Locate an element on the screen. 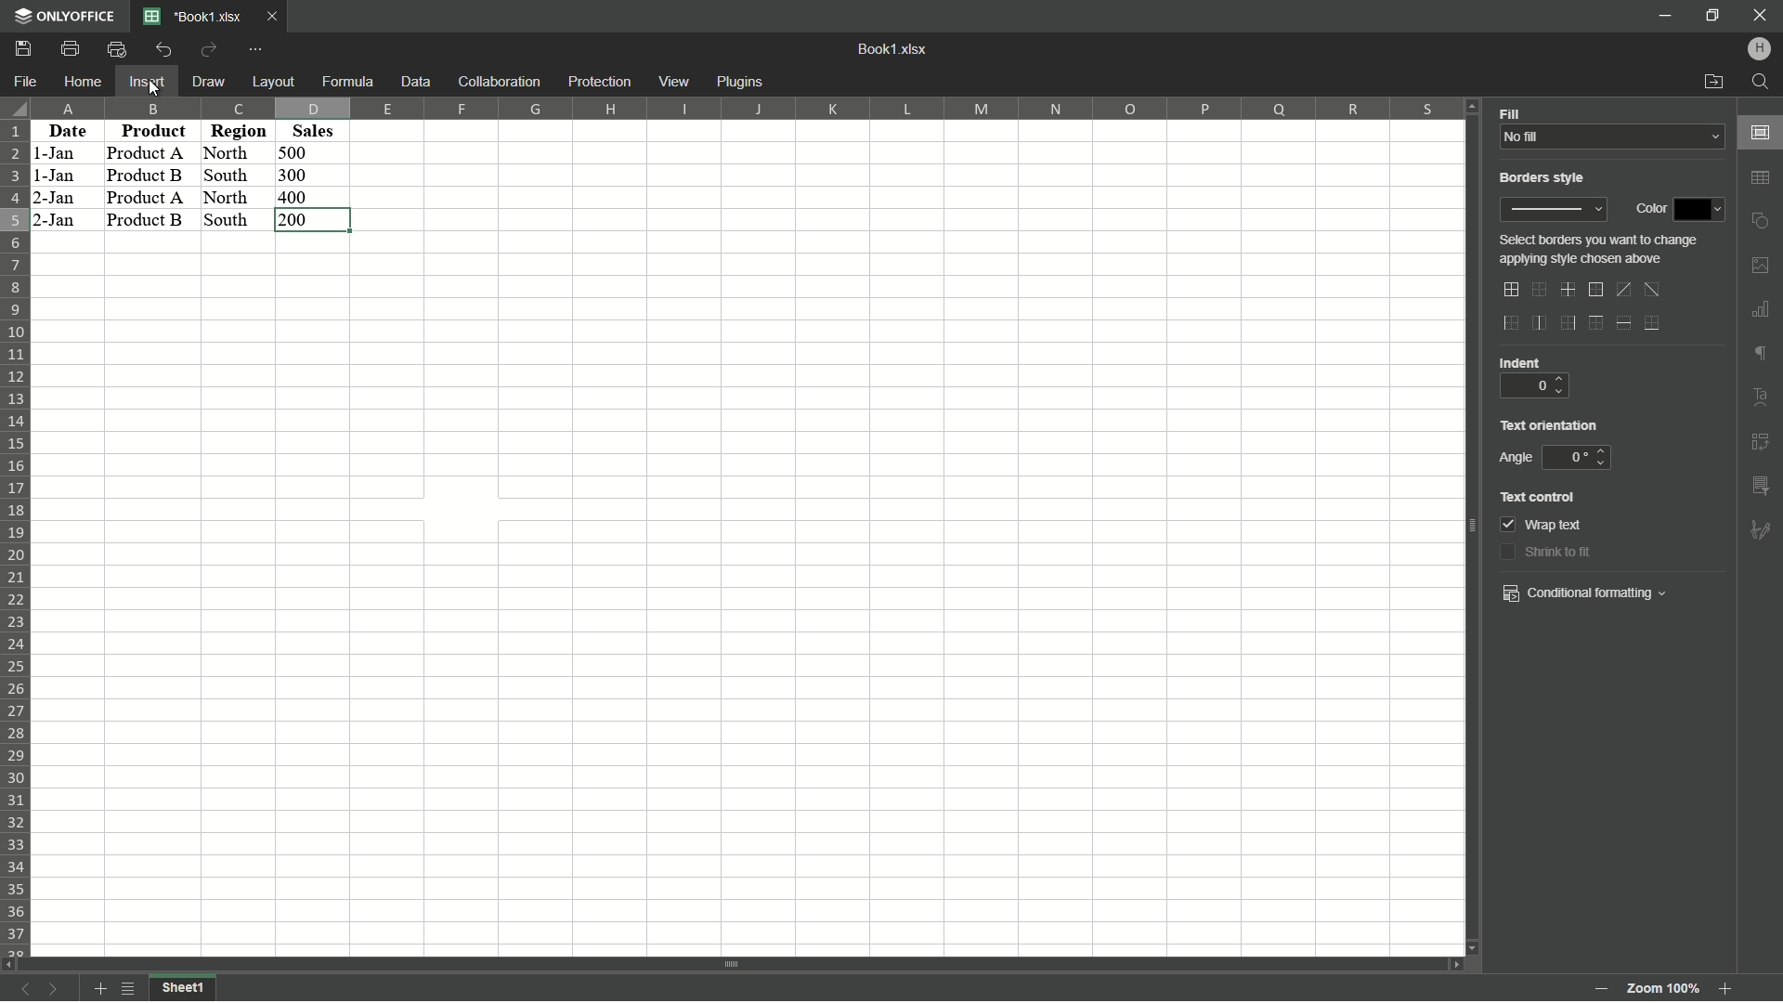  view is located at coordinates (675, 83).